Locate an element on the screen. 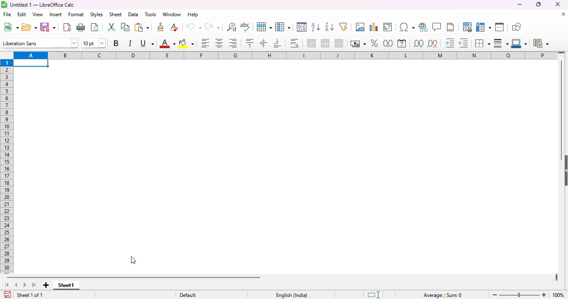 This screenshot has width=568, height=299. underline is located at coordinates (147, 43).